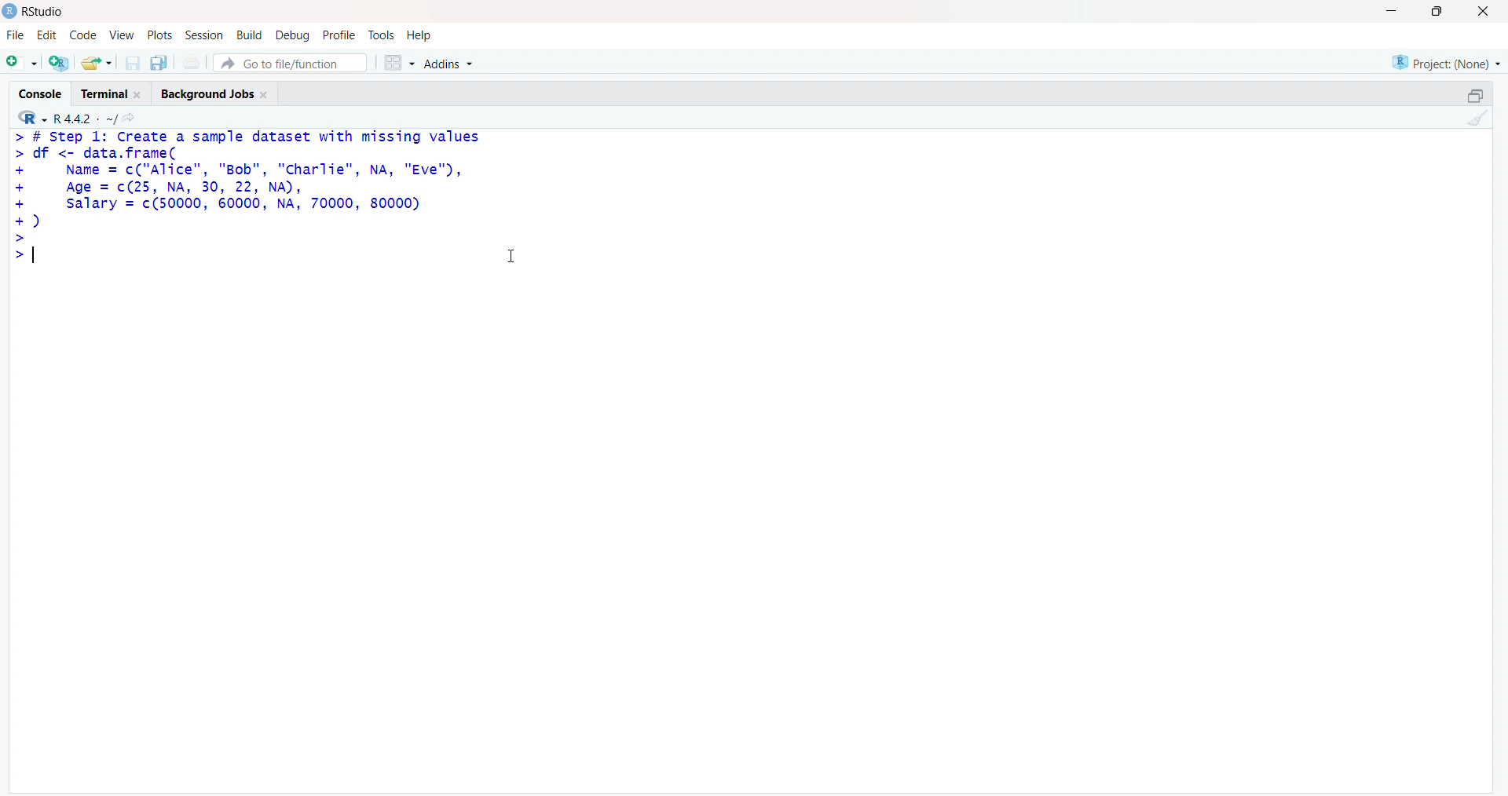 This screenshot has width=1508, height=796. Describe the element at coordinates (219, 93) in the screenshot. I see `Background Jobs` at that location.